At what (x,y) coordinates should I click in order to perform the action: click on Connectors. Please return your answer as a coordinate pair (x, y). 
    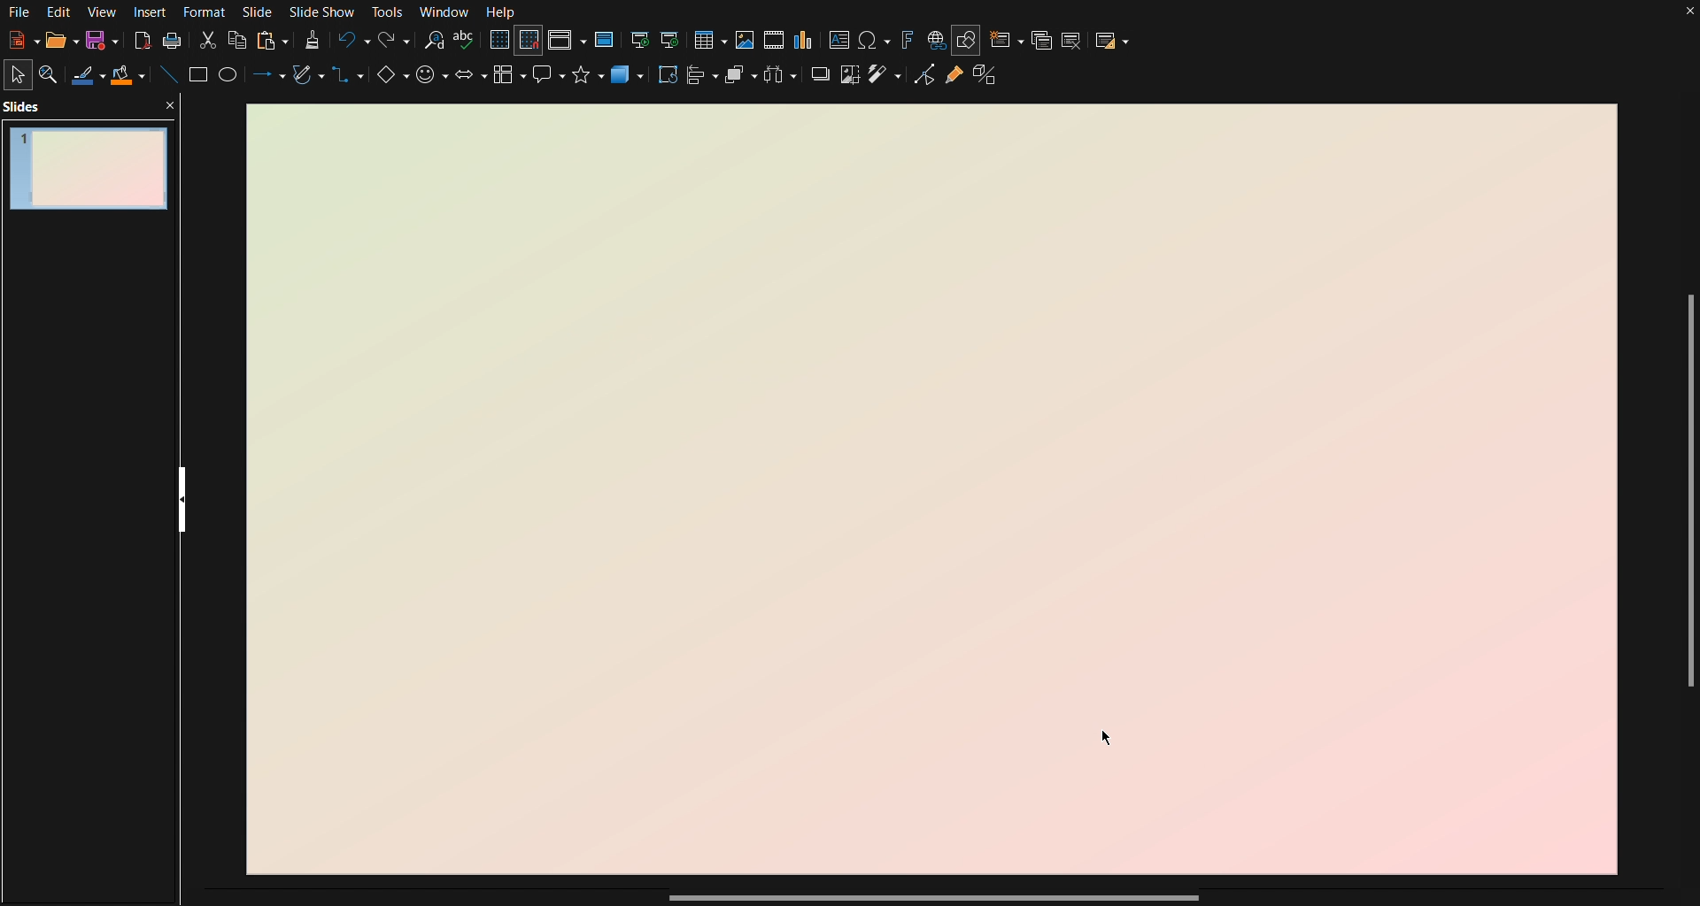
    Looking at the image, I should click on (349, 82).